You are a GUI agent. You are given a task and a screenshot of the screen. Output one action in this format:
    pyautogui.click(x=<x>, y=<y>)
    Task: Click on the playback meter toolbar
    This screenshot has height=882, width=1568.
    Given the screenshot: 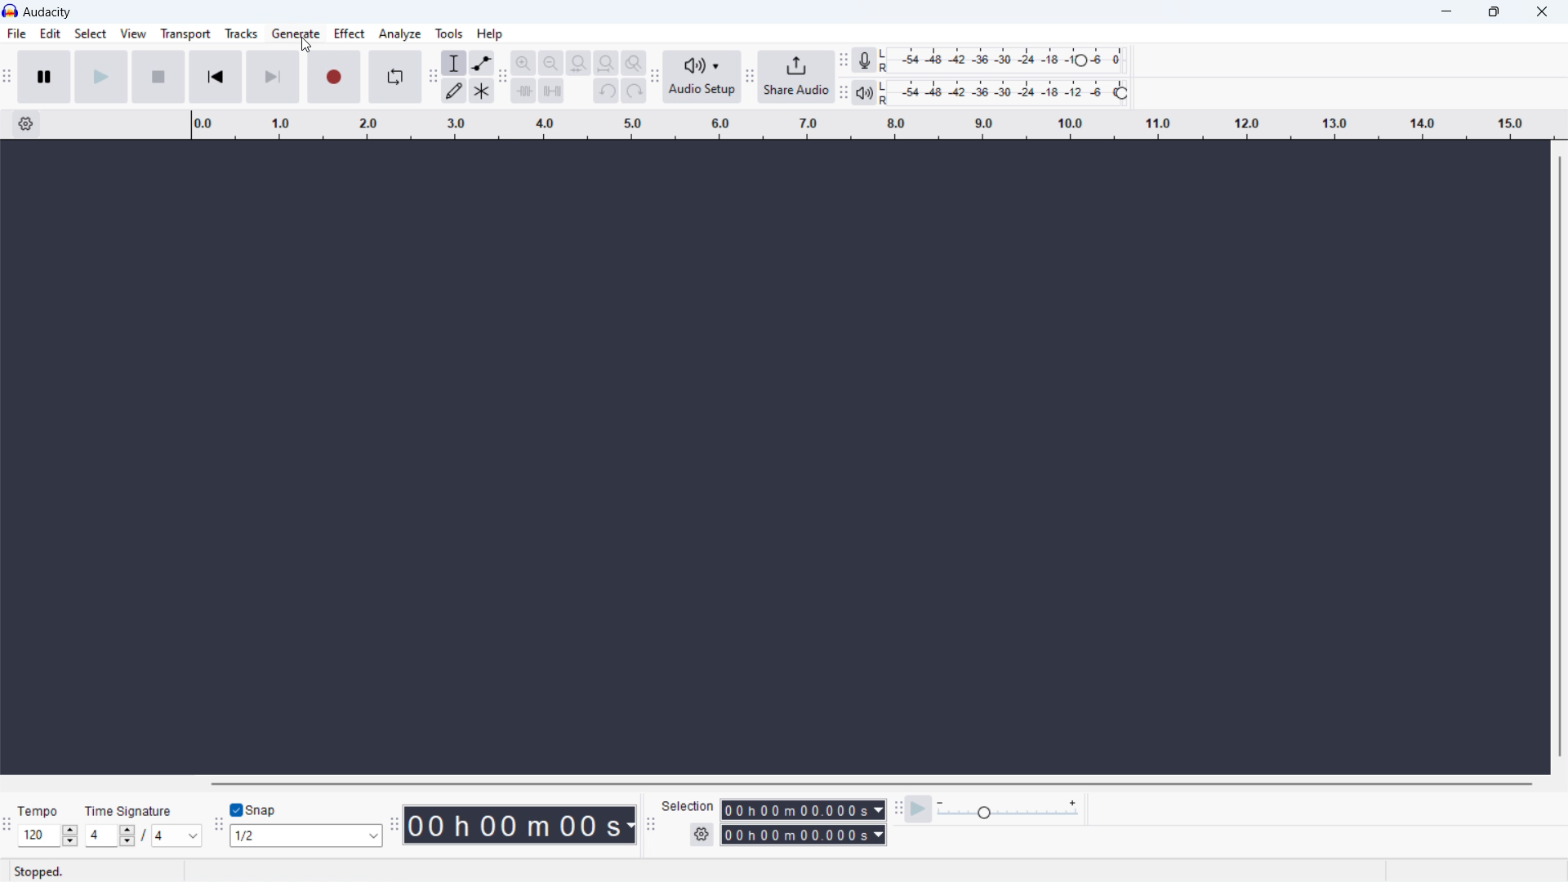 What is the action you would take?
    pyautogui.click(x=844, y=94)
    